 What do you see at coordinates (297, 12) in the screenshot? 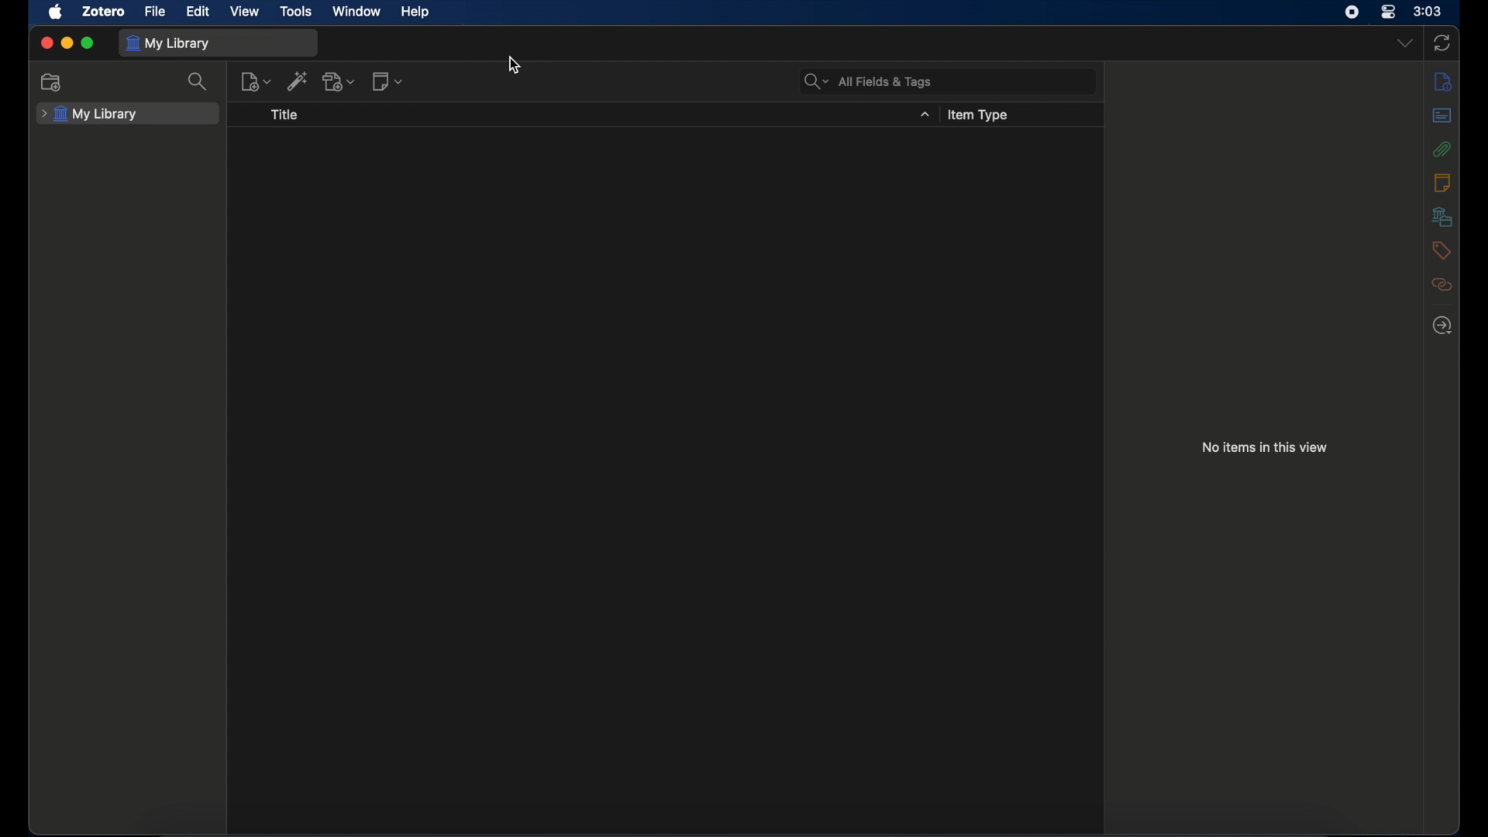
I see `tools` at bounding box center [297, 12].